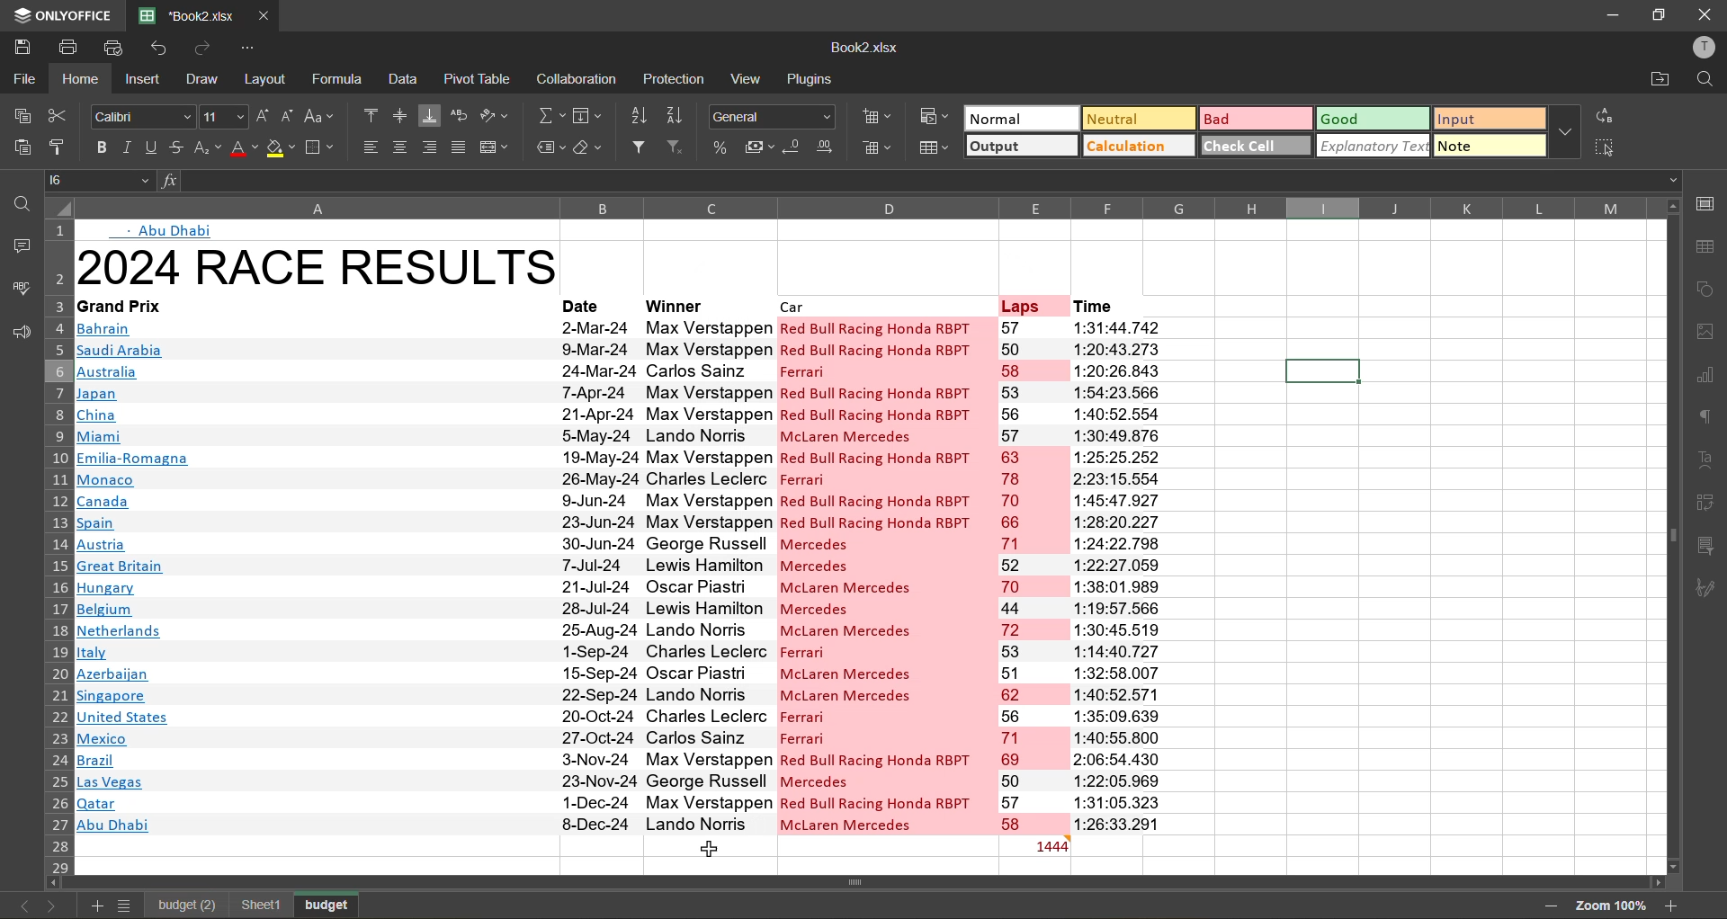  What do you see at coordinates (674, 80) in the screenshot?
I see `protection` at bounding box center [674, 80].